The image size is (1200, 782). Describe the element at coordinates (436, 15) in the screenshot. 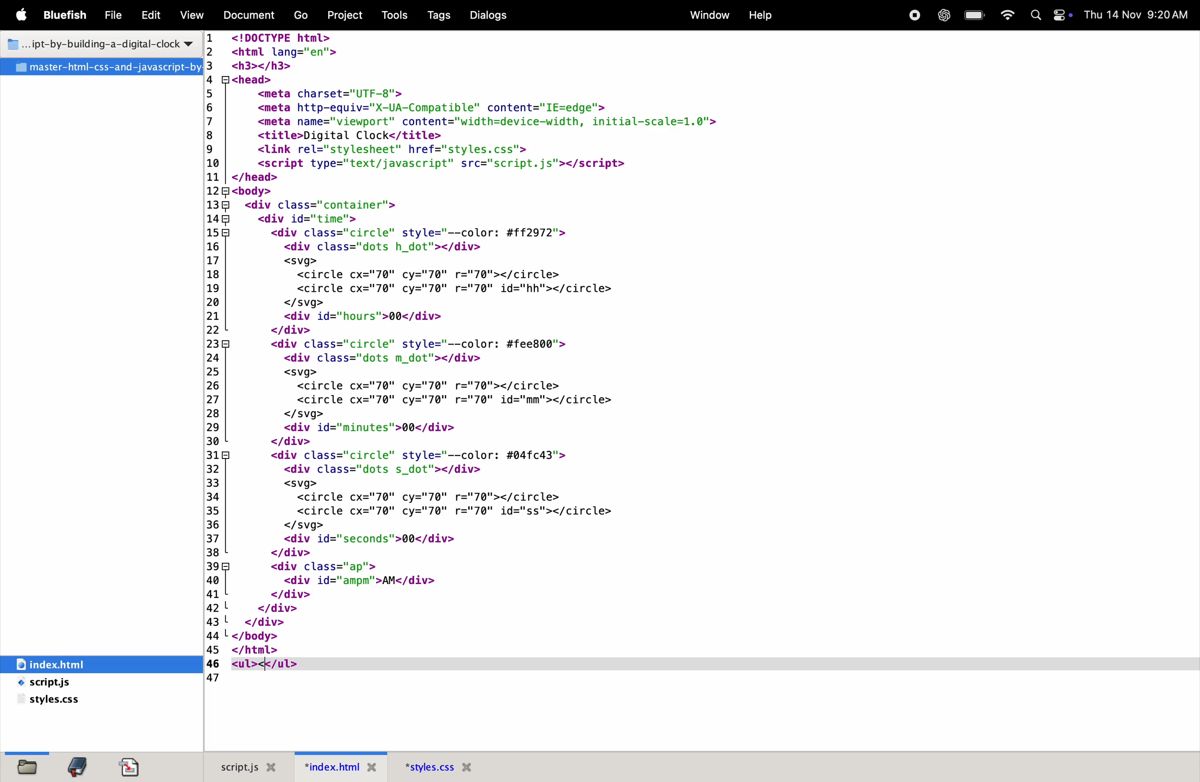

I see `Tags` at that location.